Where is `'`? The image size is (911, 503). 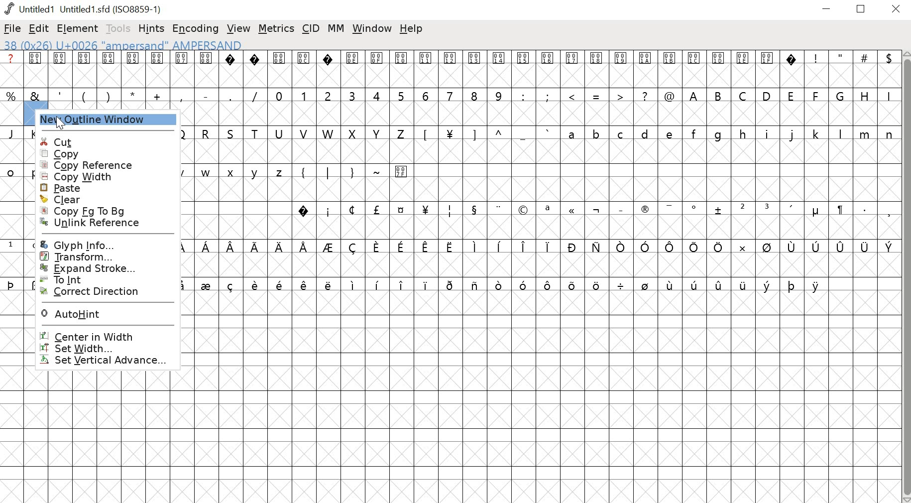 ' is located at coordinates (793, 209).